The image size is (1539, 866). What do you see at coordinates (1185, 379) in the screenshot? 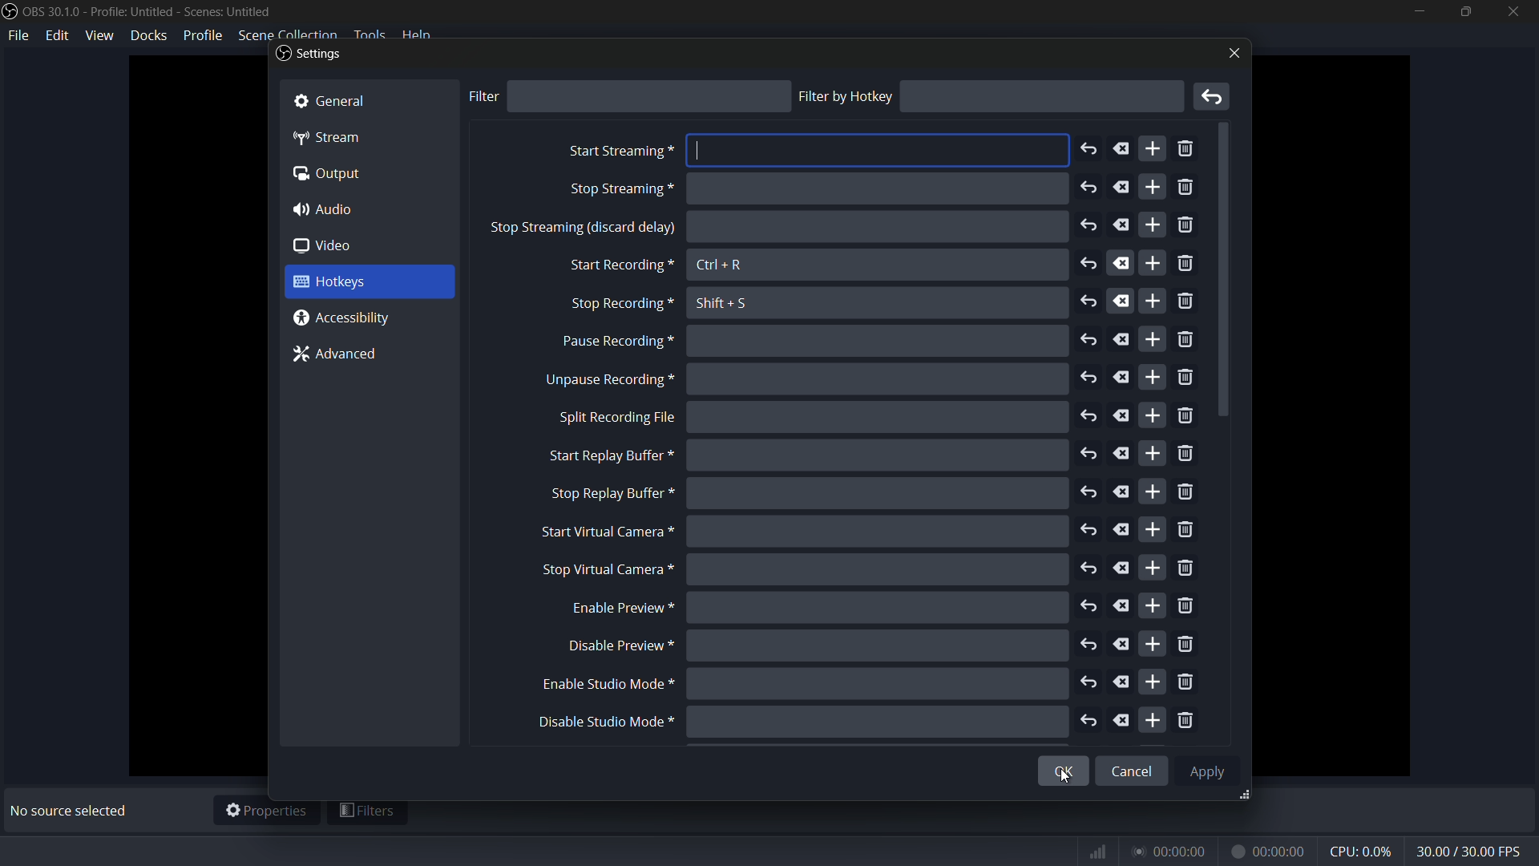
I see `remove` at bounding box center [1185, 379].